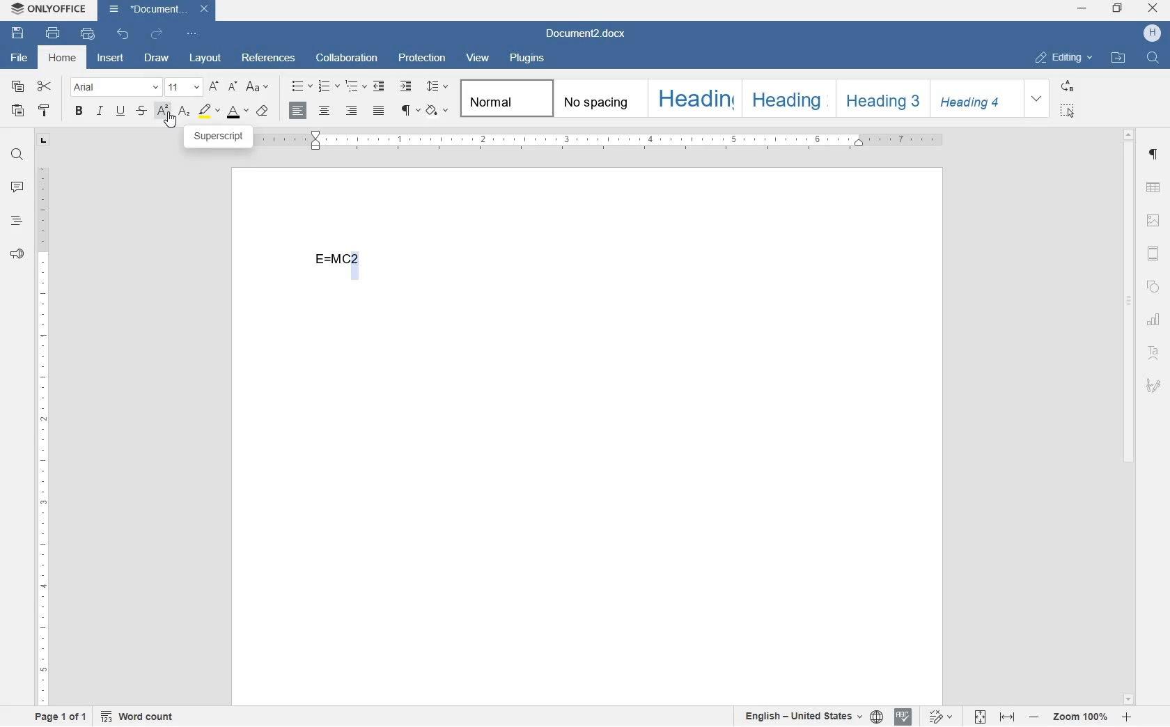  Describe the element at coordinates (880, 97) in the screenshot. I see `Heading 3` at that location.